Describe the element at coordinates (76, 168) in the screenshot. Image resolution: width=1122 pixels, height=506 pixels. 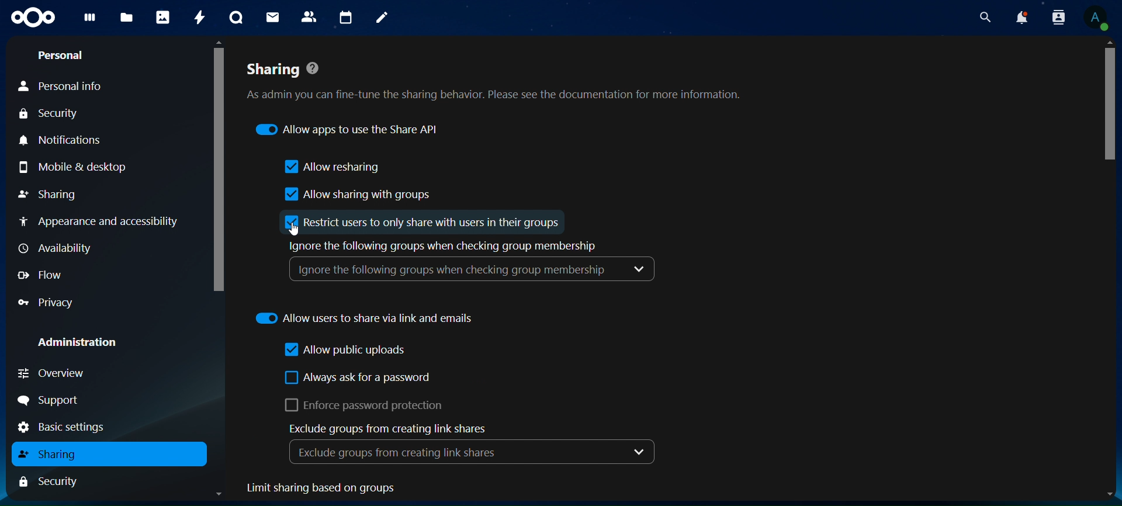
I see `mobile & desktop` at that location.